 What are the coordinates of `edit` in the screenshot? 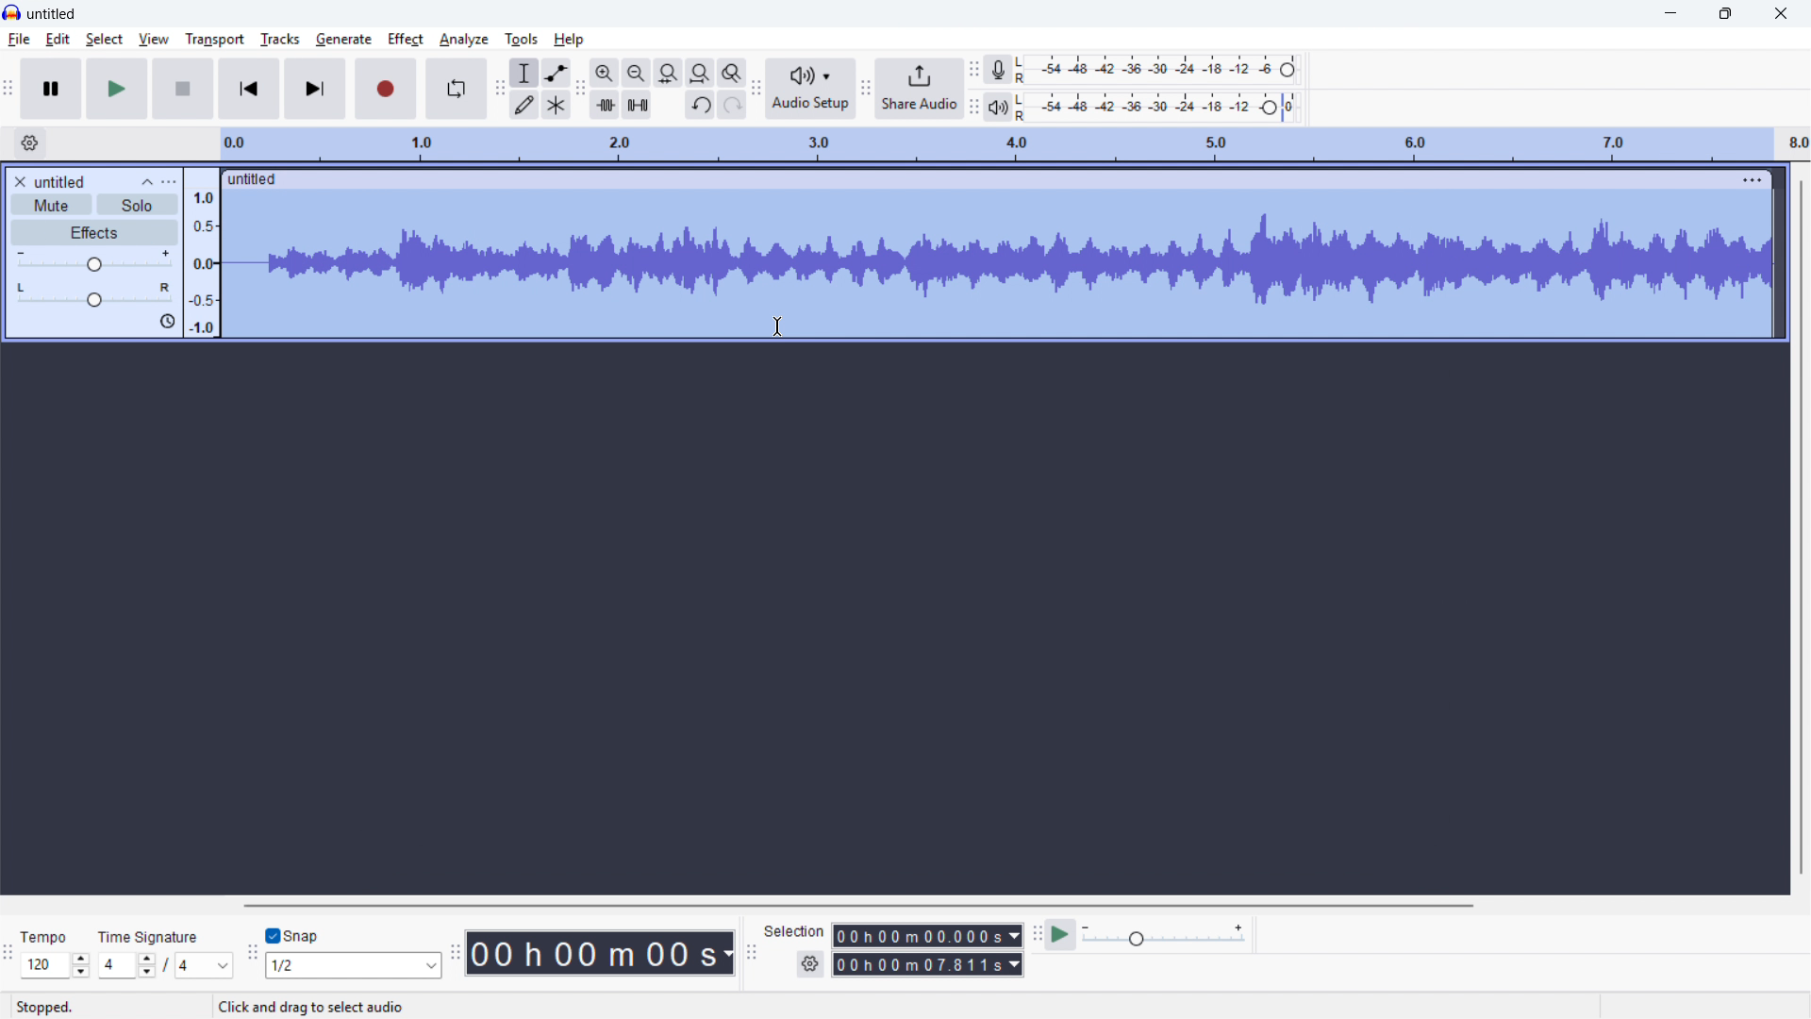 It's located at (58, 40).